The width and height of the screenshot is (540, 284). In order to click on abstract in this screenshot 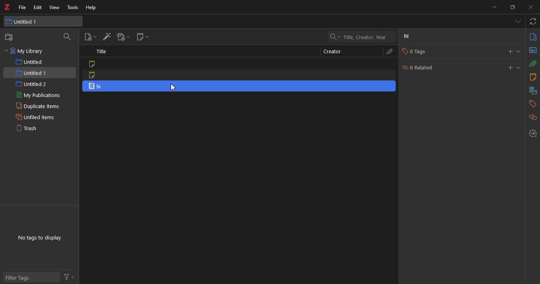, I will do `click(533, 51)`.